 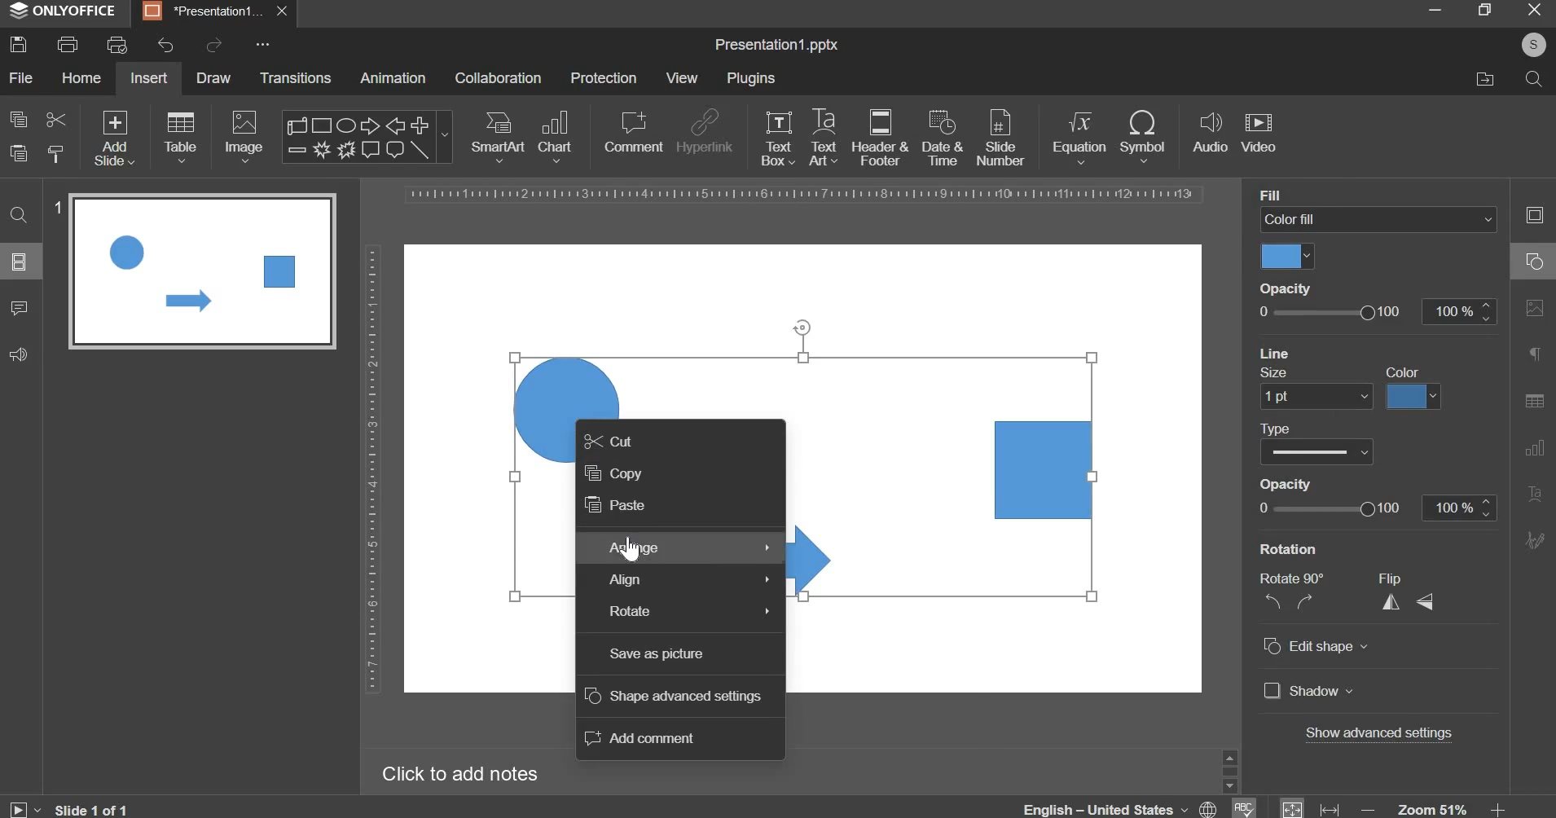 I want to click on vertical scale, so click(x=371, y=468).